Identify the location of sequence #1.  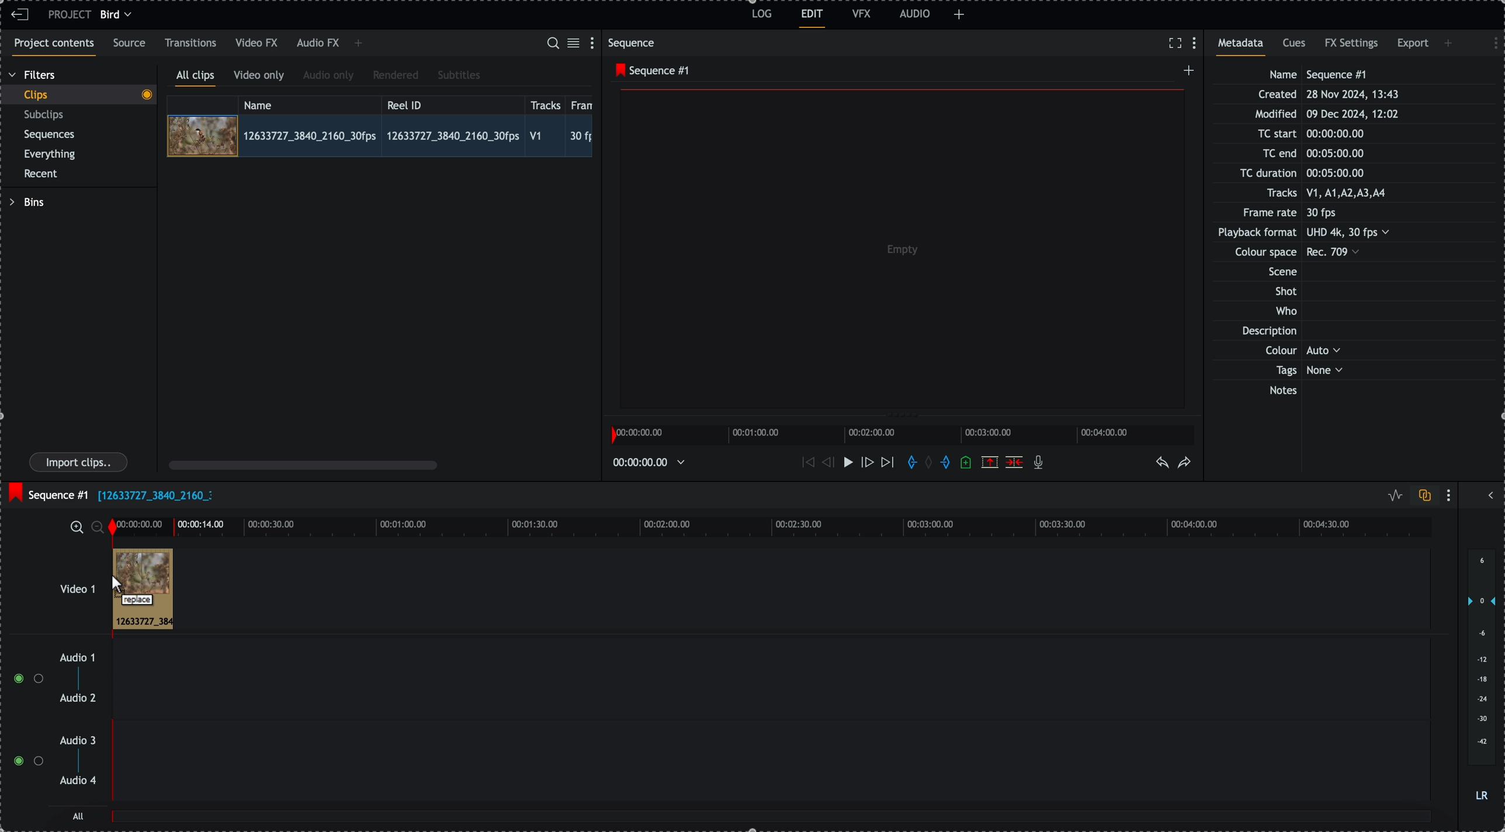
(47, 492).